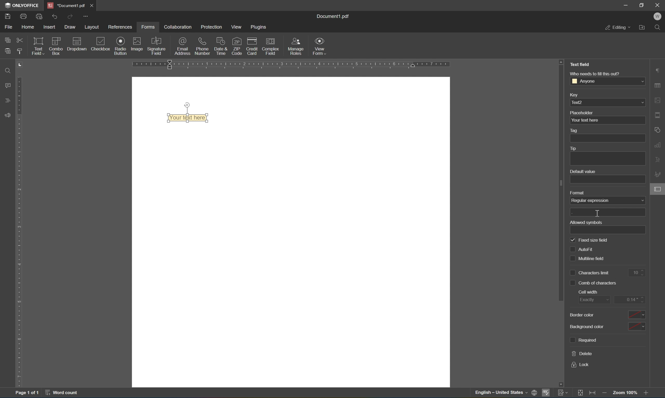 This screenshot has height=398, width=665. Describe the element at coordinates (19, 53) in the screenshot. I see `copy style` at that location.